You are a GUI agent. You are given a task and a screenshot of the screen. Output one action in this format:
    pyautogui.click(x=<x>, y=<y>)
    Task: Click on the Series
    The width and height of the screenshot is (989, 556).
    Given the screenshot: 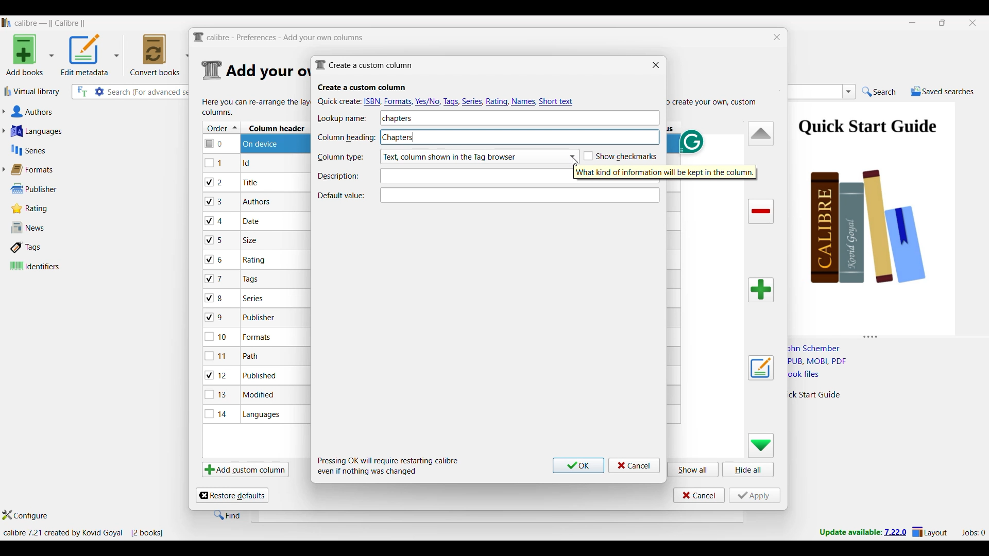 What is the action you would take?
    pyautogui.click(x=77, y=150)
    